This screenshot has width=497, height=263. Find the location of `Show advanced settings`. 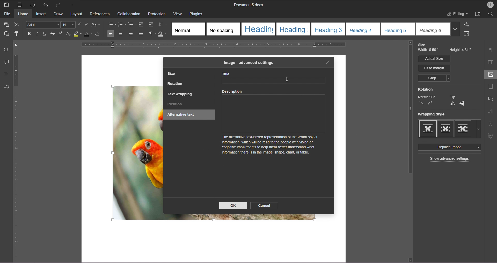

Show advanced settings is located at coordinates (450, 159).